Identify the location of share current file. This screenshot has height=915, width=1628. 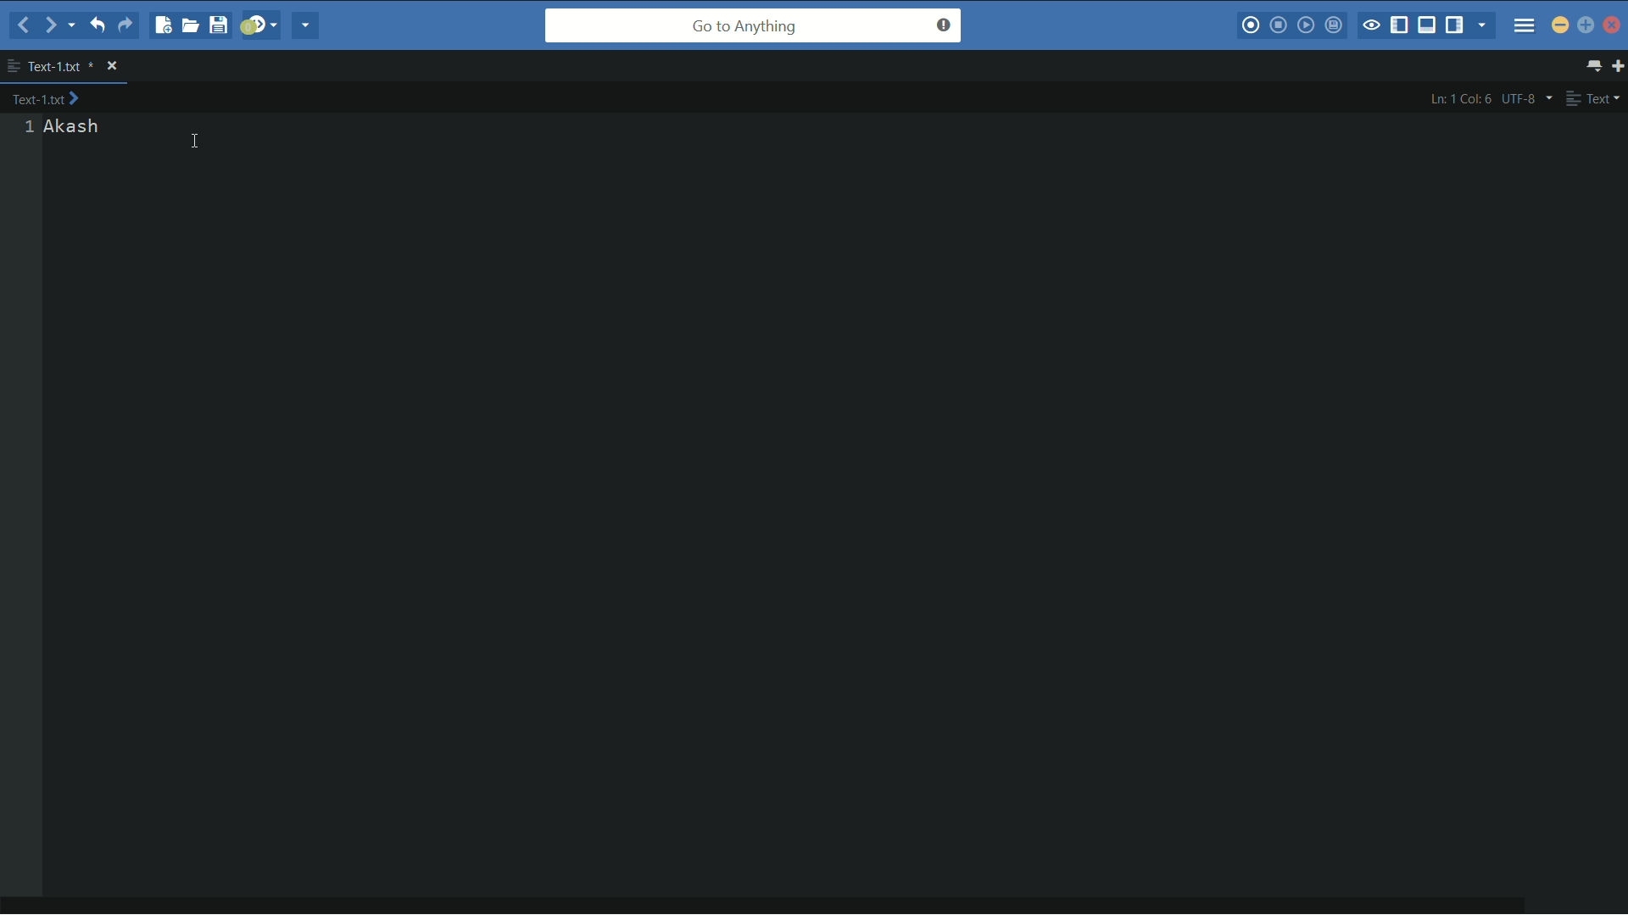
(306, 25).